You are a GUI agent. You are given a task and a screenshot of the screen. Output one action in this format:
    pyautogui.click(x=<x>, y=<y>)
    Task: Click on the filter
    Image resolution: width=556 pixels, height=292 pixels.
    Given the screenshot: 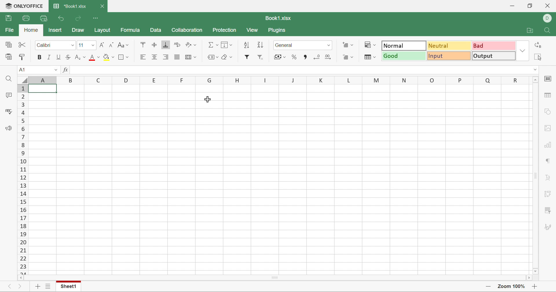 What is the action you would take?
    pyautogui.click(x=246, y=58)
    